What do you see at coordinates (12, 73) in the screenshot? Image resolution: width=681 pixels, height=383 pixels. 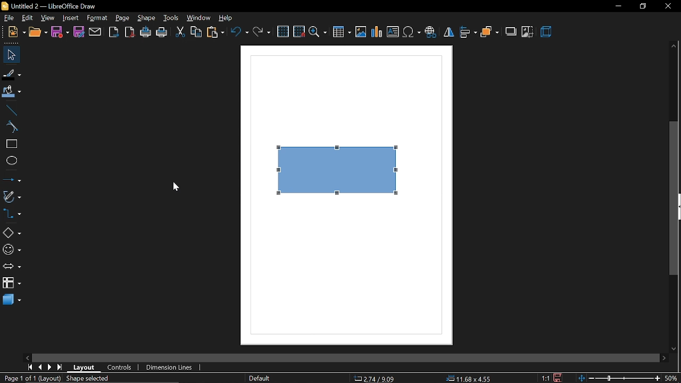 I see `fill line` at bounding box center [12, 73].